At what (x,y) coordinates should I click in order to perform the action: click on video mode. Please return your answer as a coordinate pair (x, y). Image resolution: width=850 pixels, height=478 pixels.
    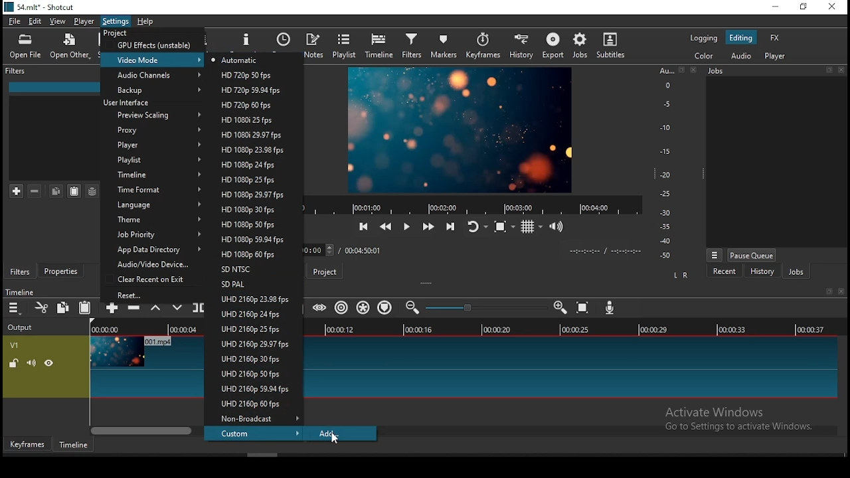
    Looking at the image, I should click on (153, 59).